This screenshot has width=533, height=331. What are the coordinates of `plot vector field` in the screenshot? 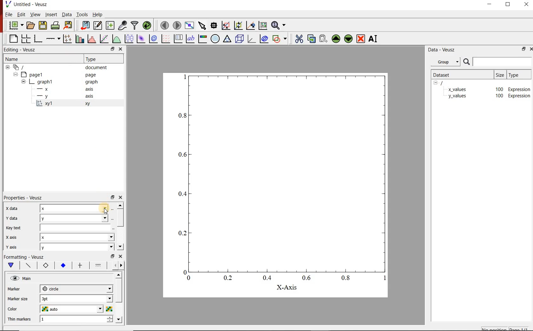 It's located at (166, 39).